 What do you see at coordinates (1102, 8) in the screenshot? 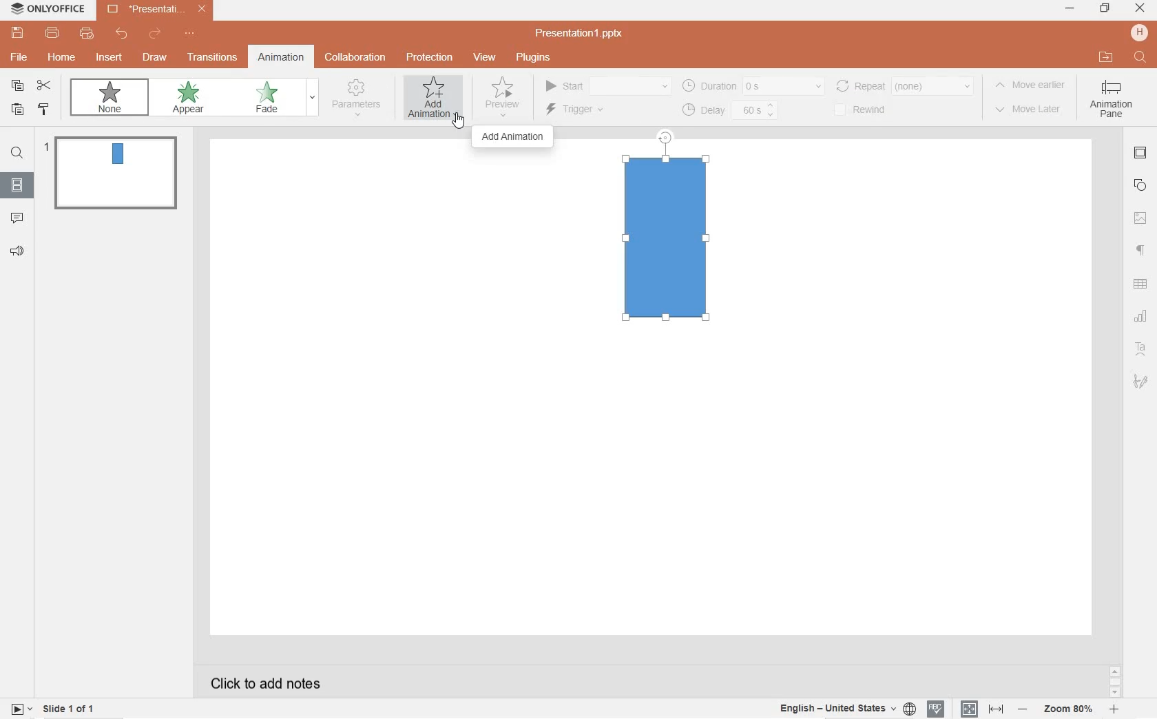
I see `RESTORE` at bounding box center [1102, 8].